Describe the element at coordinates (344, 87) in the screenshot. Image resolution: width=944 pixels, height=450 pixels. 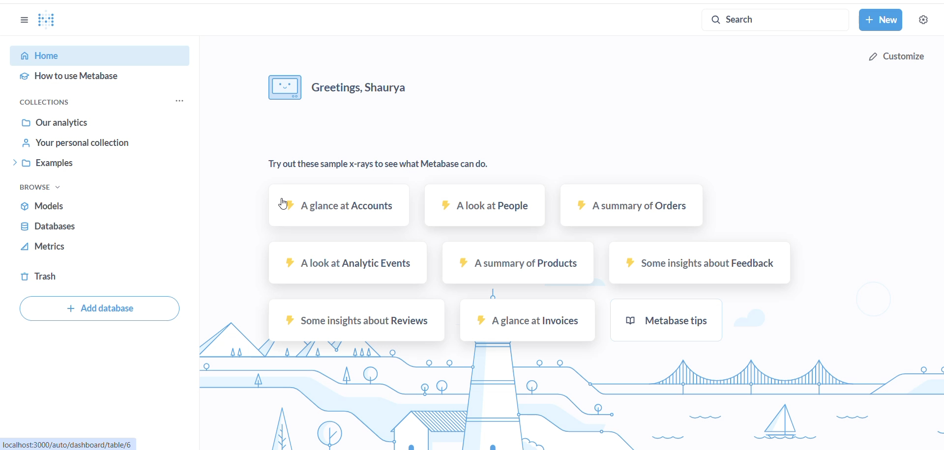
I see `greeting message` at that location.